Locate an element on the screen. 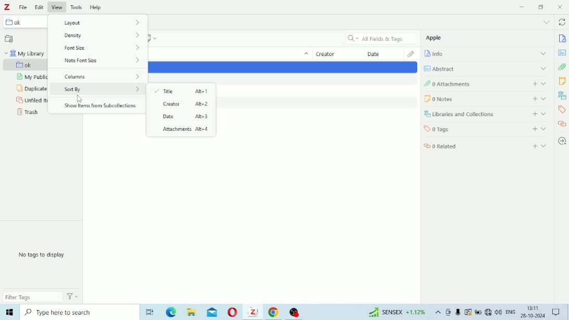 The height and width of the screenshot is (320, 569). Attachments is located at coordinates (409, 54).